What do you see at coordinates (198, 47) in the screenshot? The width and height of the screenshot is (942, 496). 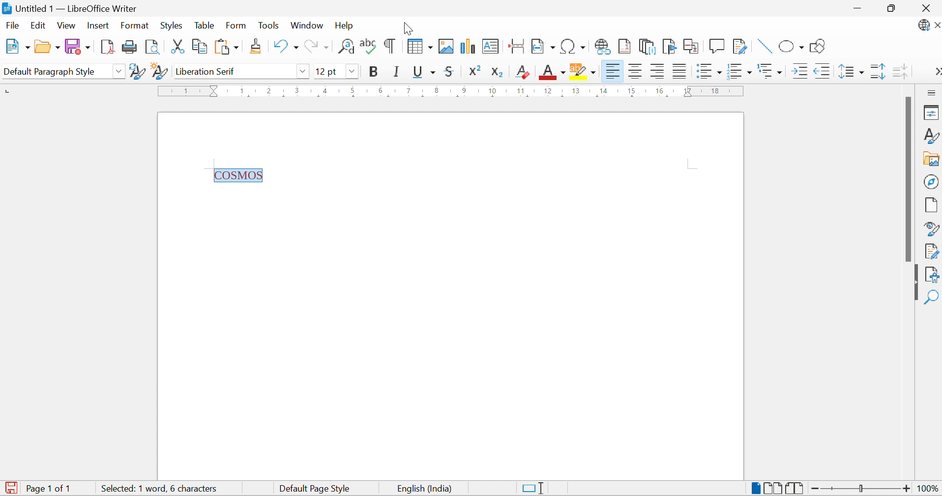 I see `Copy` at bounding box center [198, 47].